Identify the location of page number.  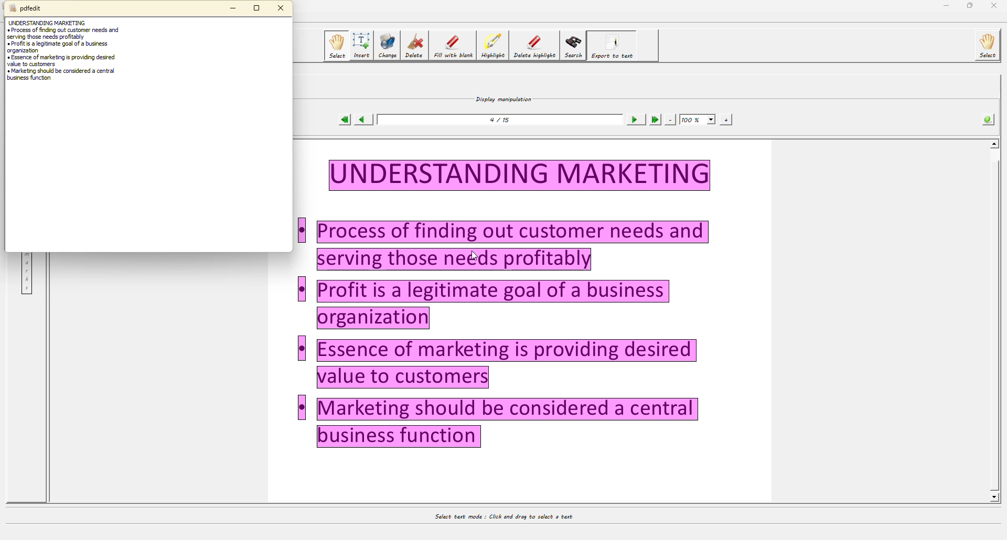
(504, 121).